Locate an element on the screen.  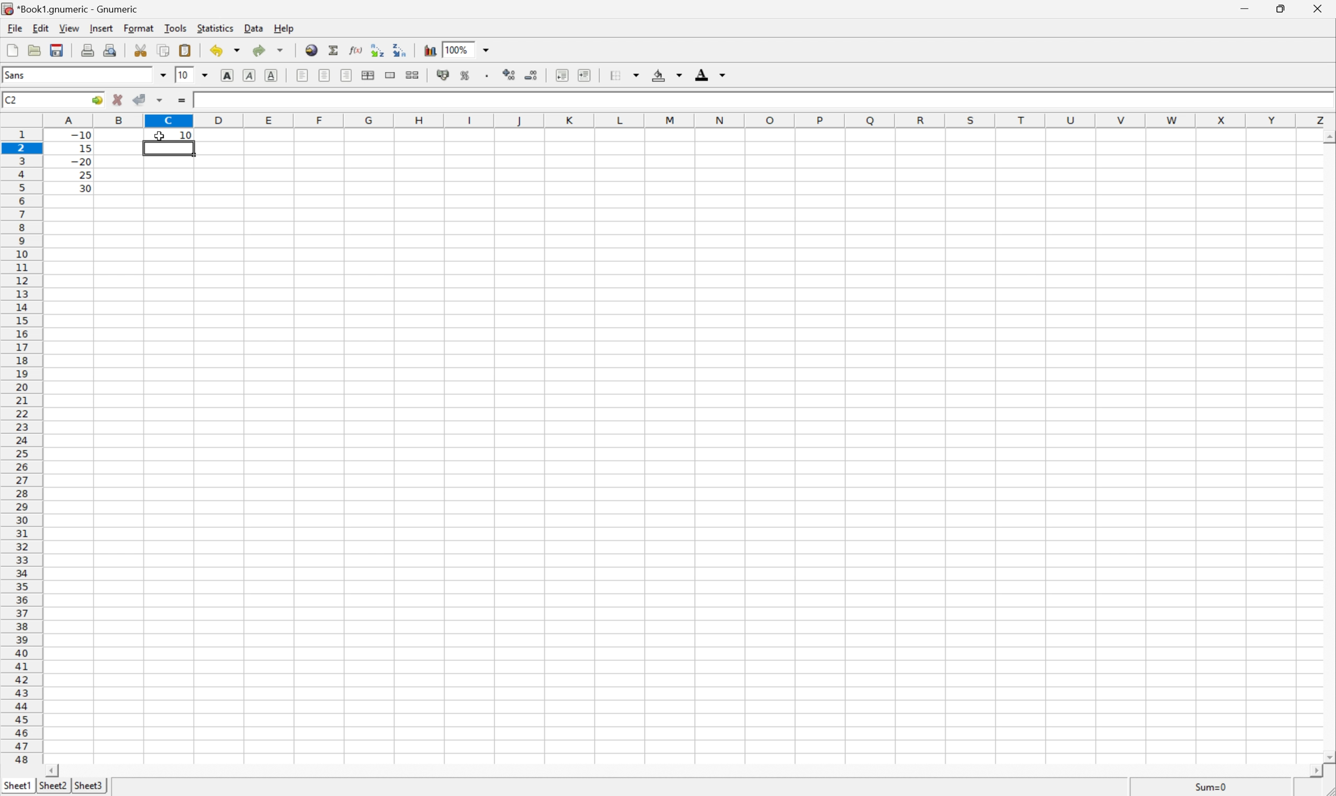
Row numbers is located at coordinates (21, 449).